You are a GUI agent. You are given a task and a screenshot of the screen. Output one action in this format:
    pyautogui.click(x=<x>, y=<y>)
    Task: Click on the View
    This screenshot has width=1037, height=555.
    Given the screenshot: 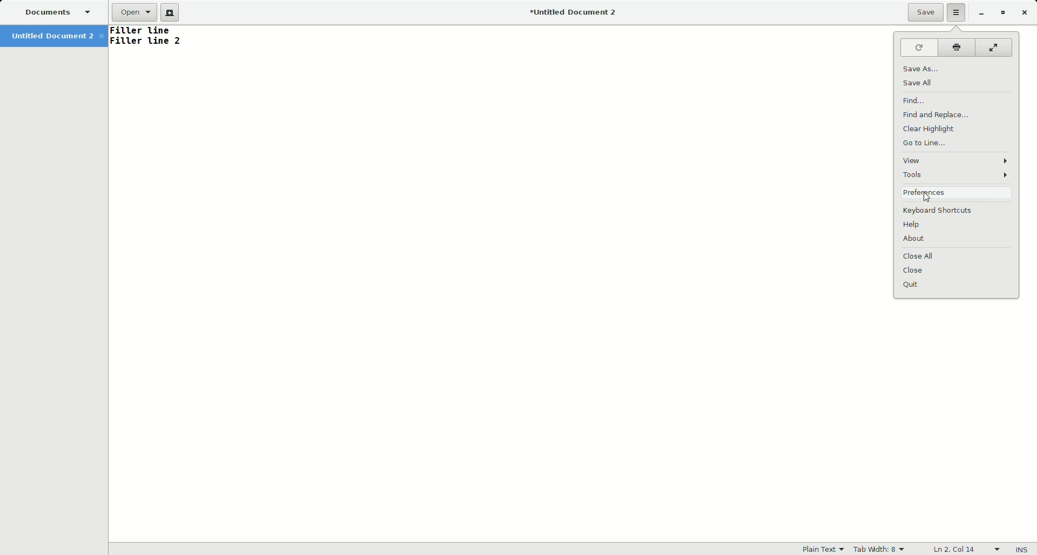 What is the action you would take?
    pyautogui.click(x=956, y=160)
    